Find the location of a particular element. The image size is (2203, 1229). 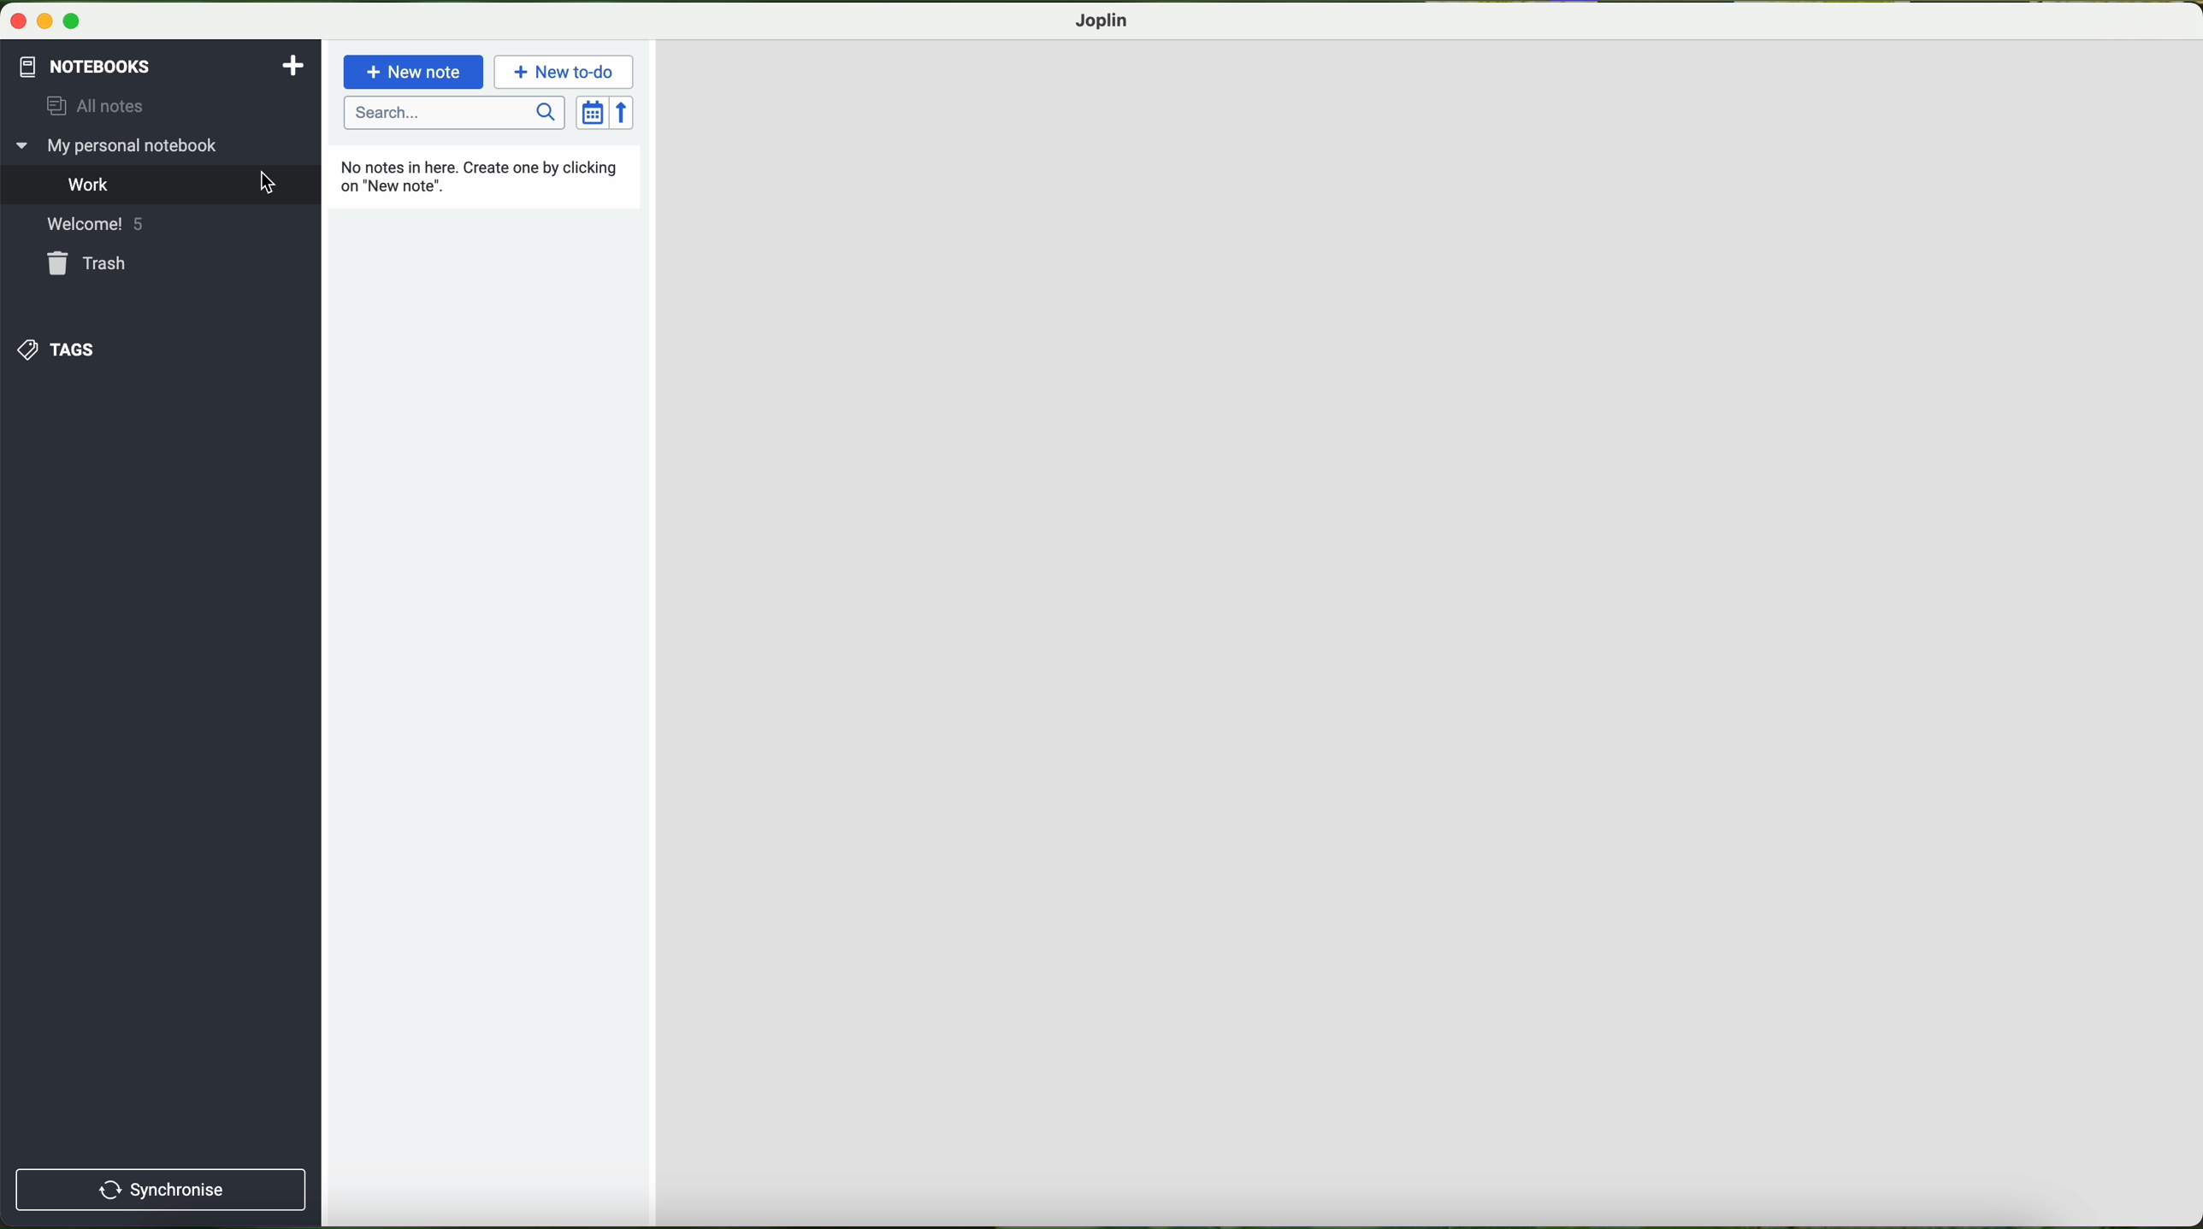

pointer on the notebooks button is located at coordinates (114, 67).